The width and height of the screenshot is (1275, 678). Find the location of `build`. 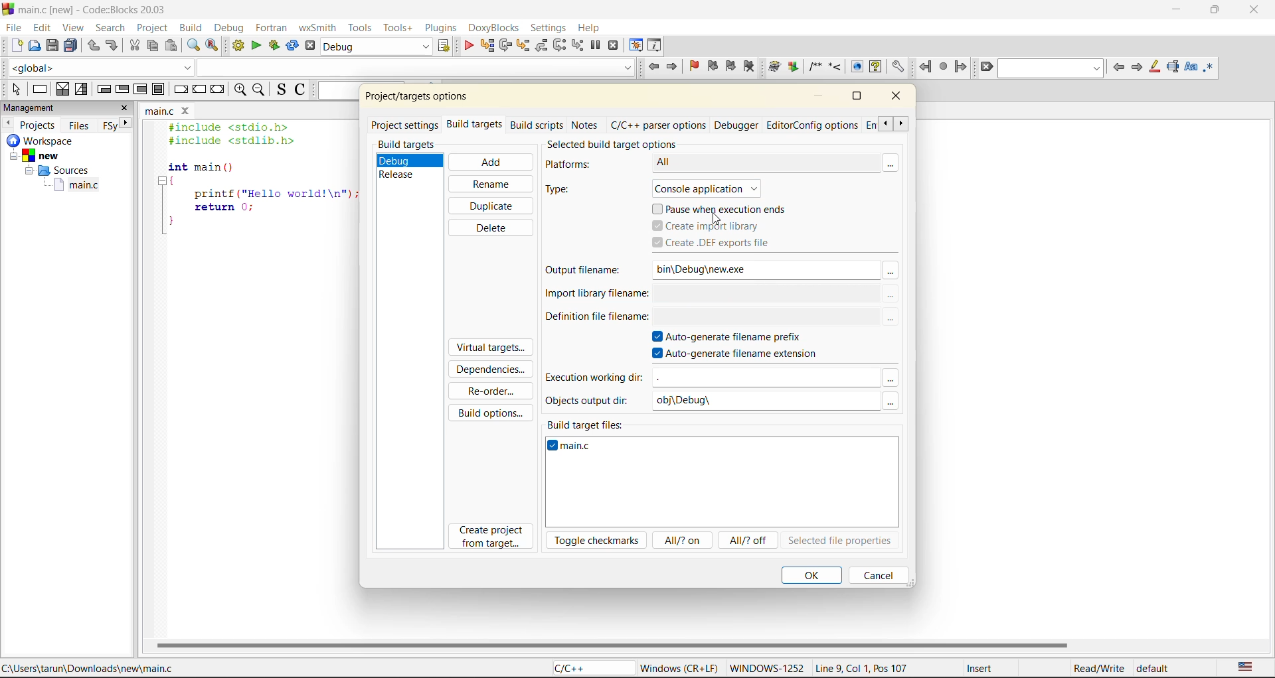

build is located at coordinates (191, 28).